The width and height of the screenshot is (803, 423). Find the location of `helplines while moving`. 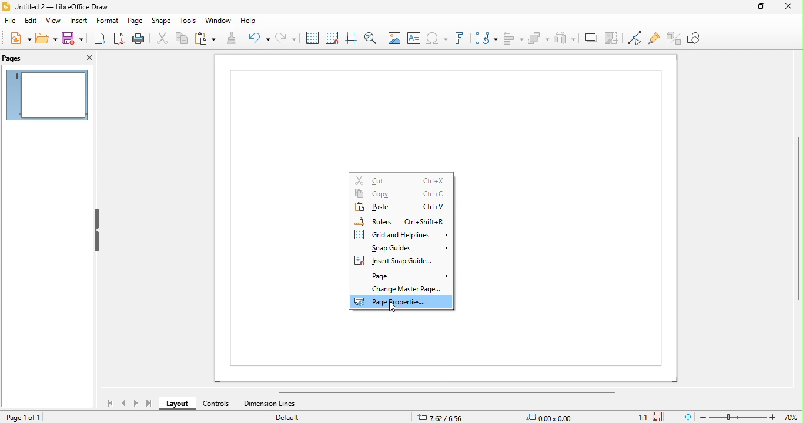

helplines while moving is located at coordinates (350, 38).